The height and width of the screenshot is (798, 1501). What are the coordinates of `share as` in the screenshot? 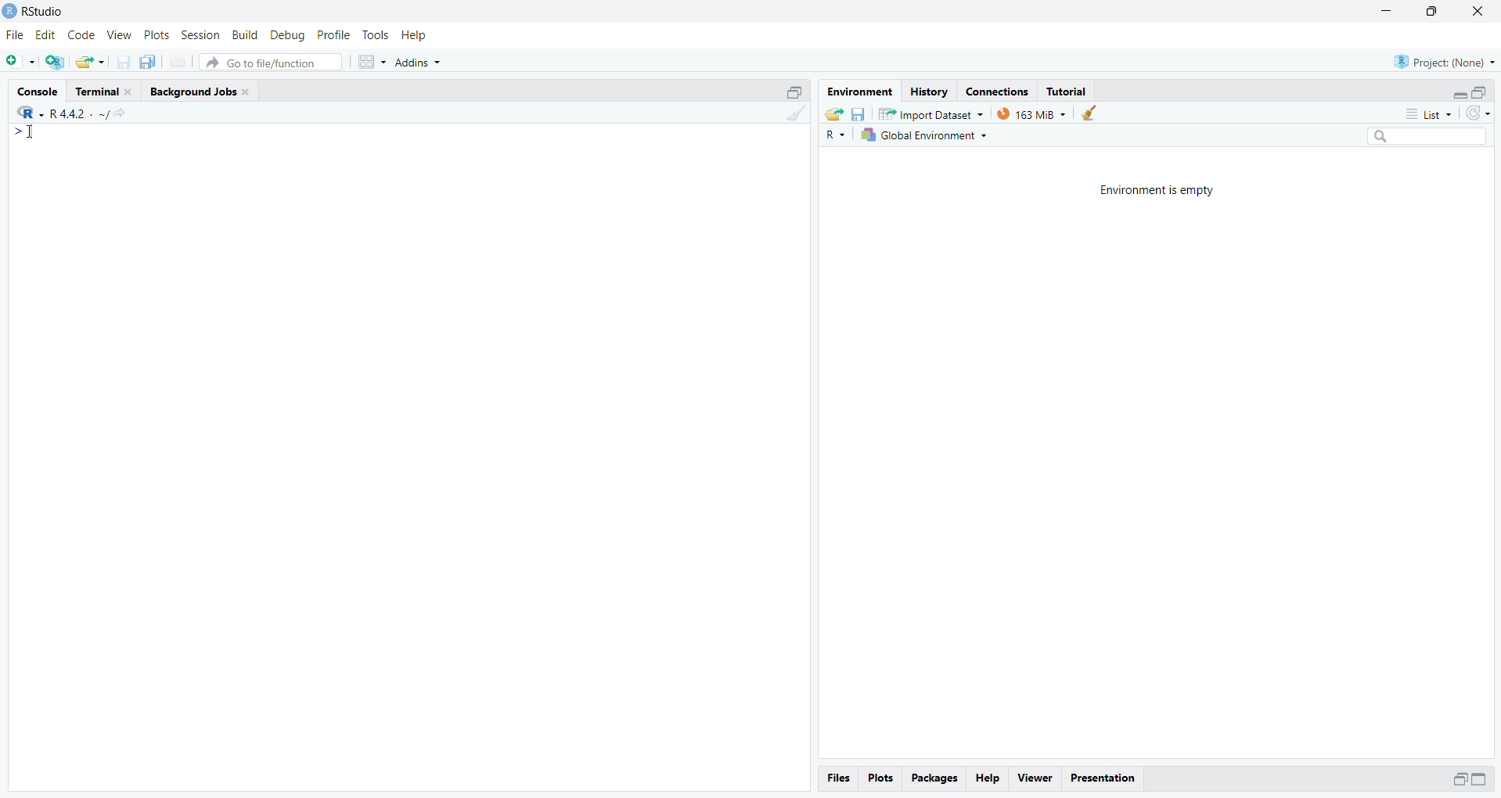 It's located at (90, 62).